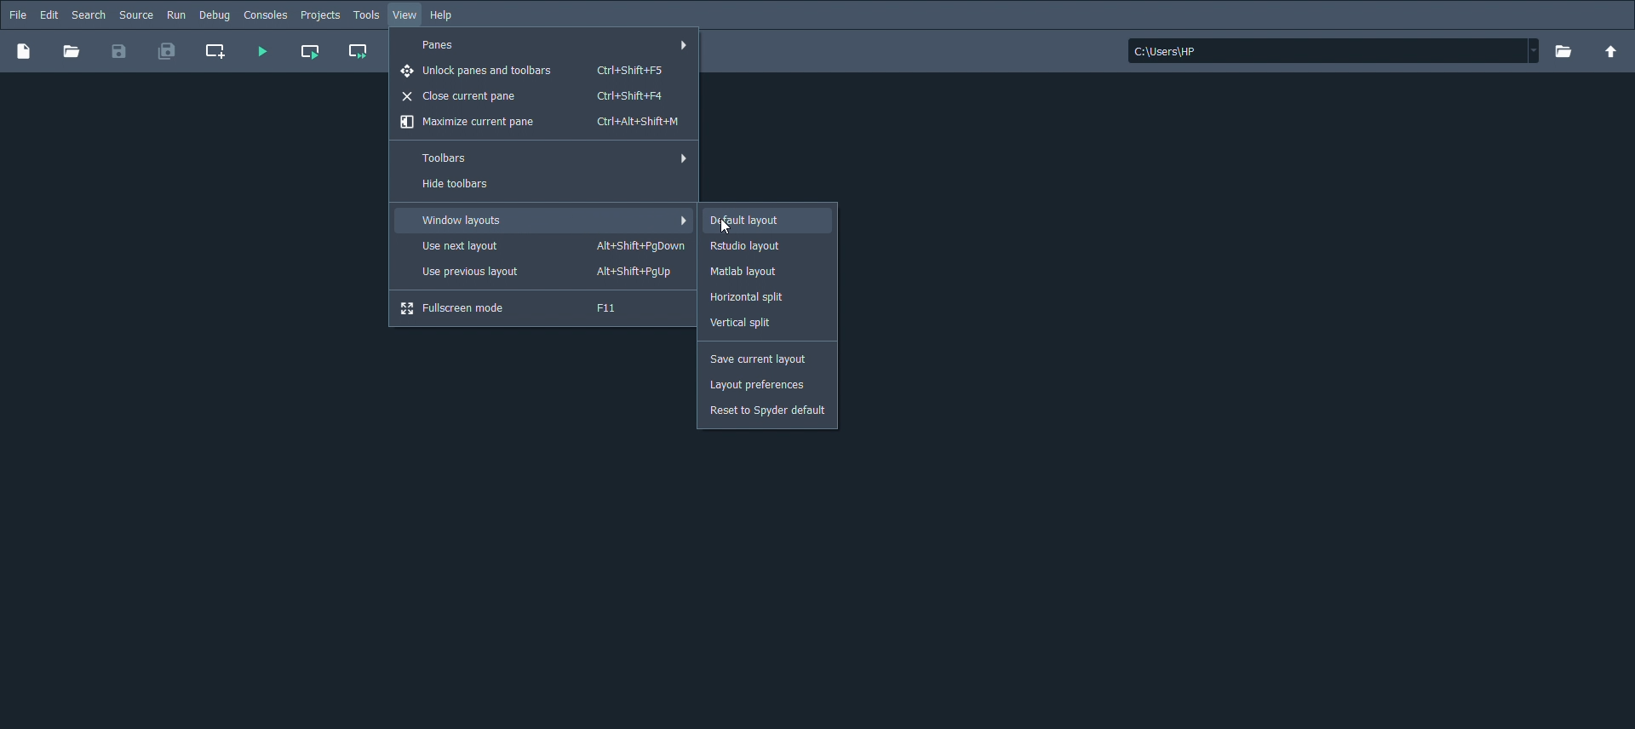  What do you see at coordinates (536, 71) in the screenshot?
I see `Unlock panes and toolbars` at bounding box center [536, 71].